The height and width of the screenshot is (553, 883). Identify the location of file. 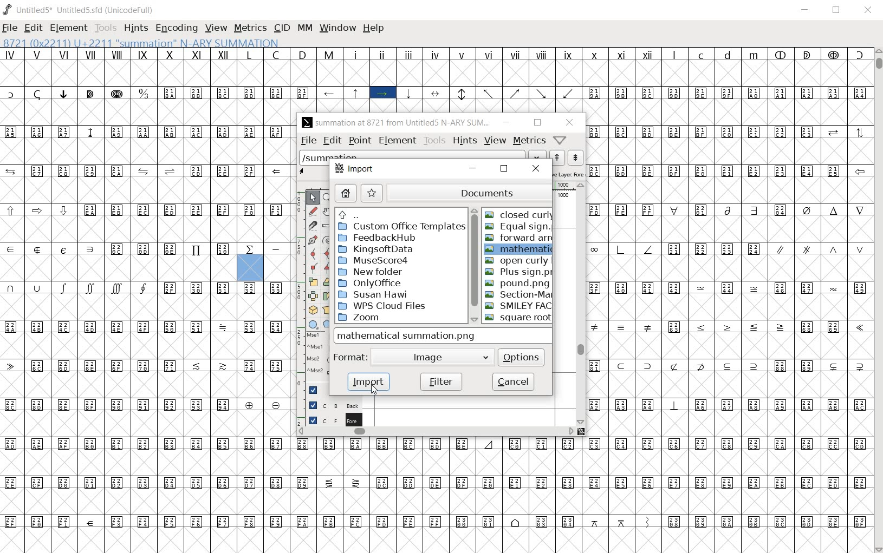
(308, 140).